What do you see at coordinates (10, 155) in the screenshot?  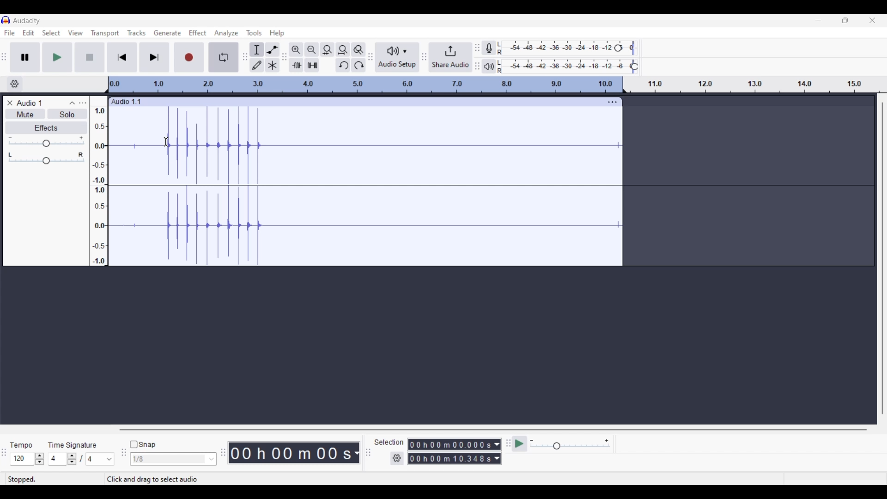 I see `Pan to left` at bounding box center [10, 155].